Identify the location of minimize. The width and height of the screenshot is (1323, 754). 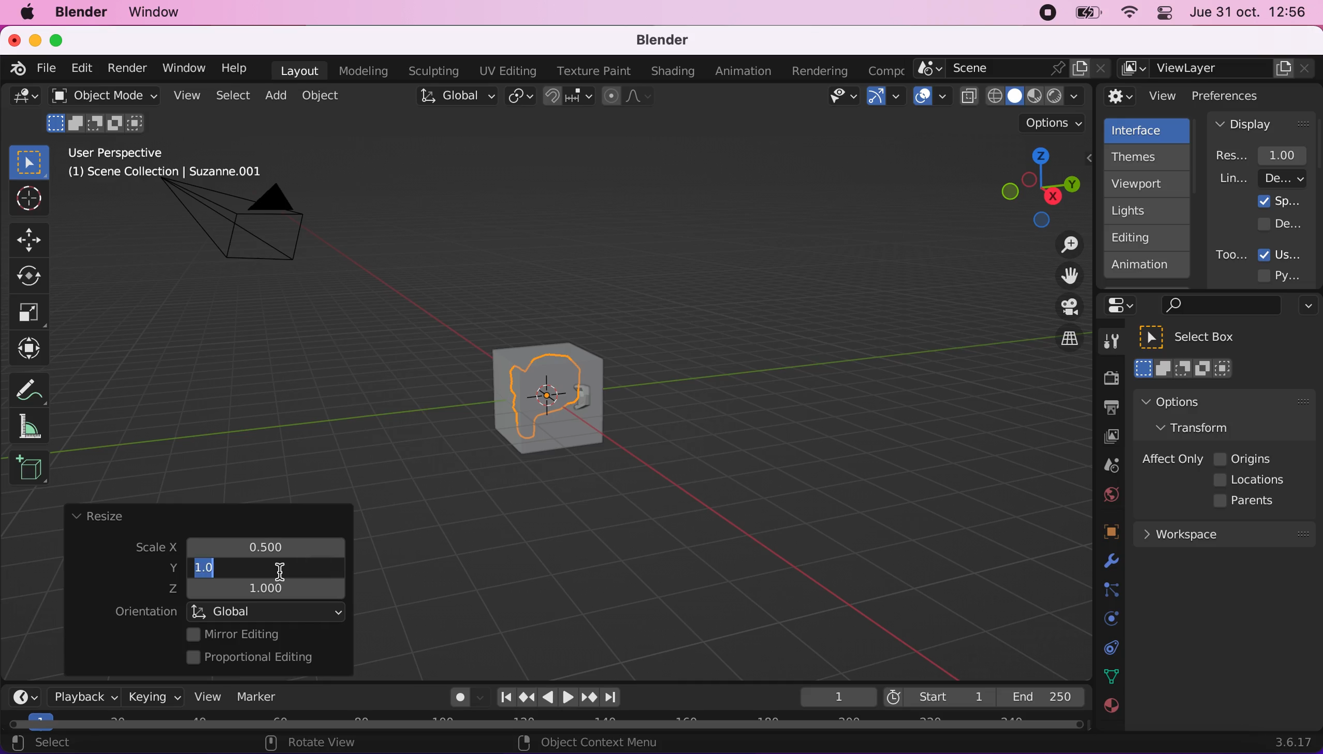
(33, 39).